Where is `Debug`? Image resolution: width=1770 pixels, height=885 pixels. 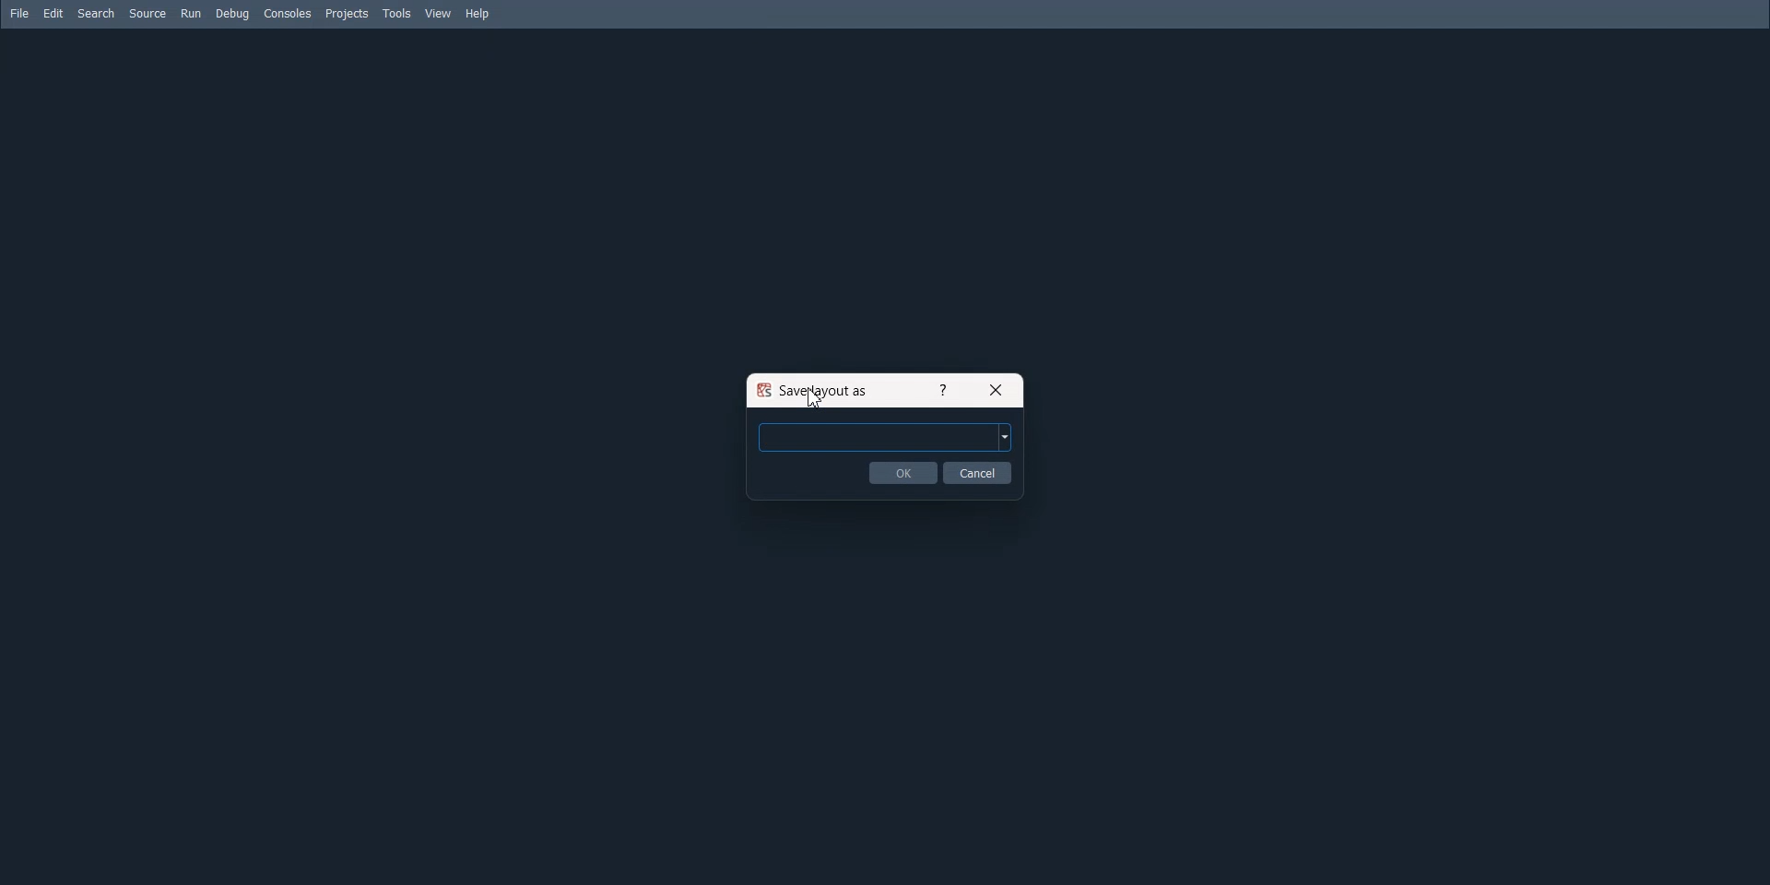
Debug is located at coordinates (232, 14).